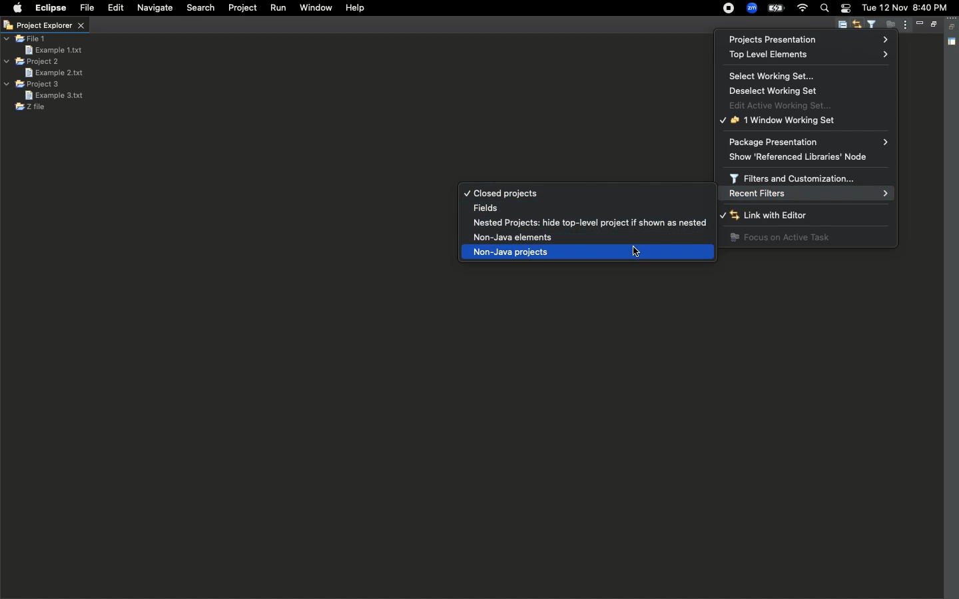 The height and width of the screenshot is (599, 959). What do you see at coordinates (356, 9) in the screenshot?
I see `Help` at bounding box center [356, 9].